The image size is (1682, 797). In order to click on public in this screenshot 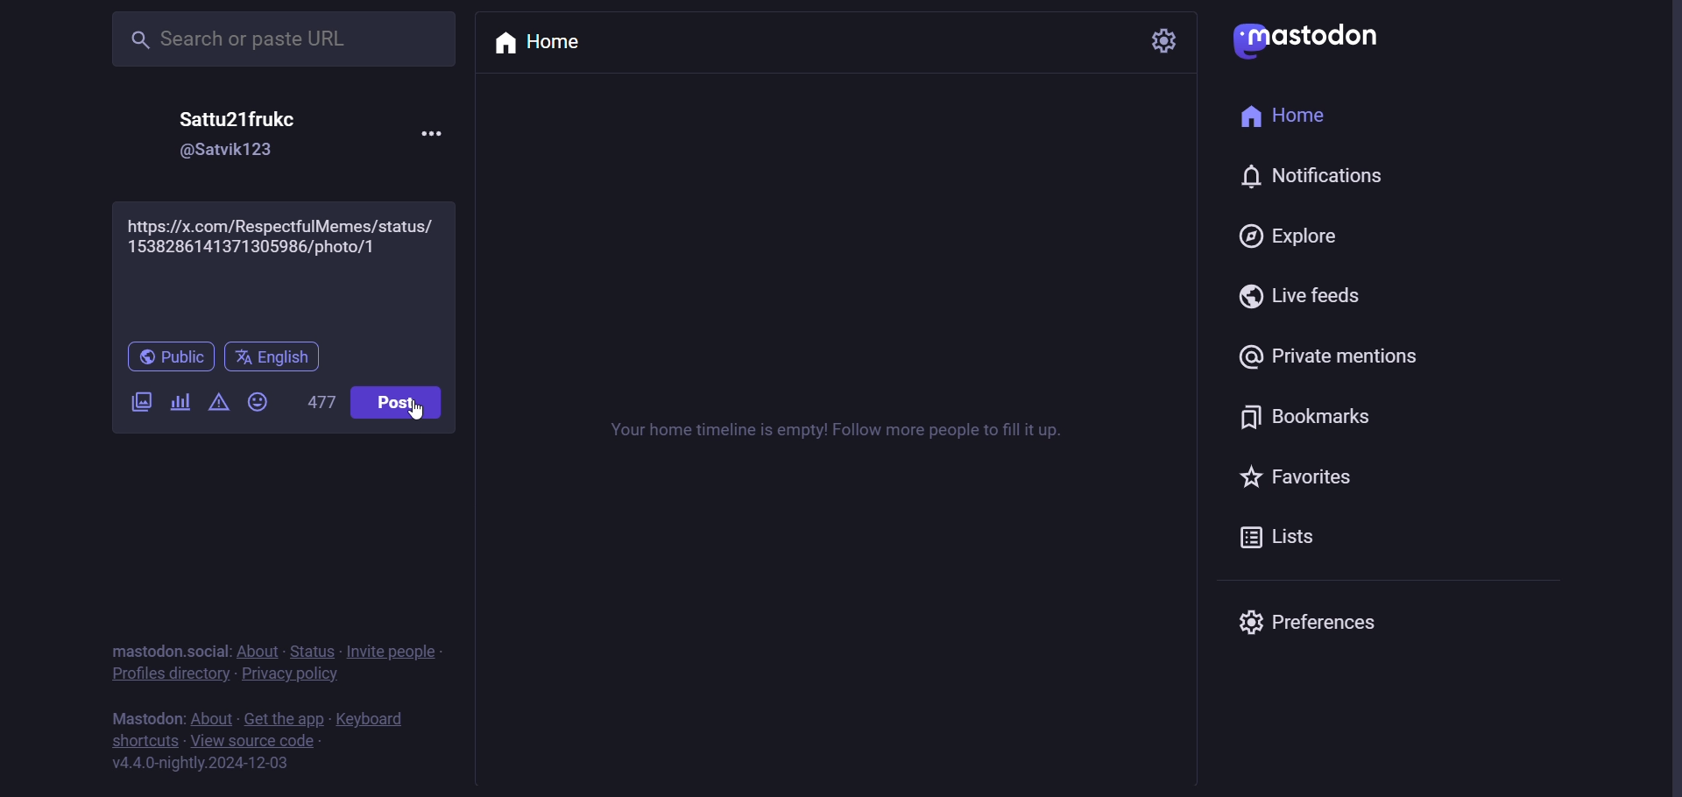, I will do `click(167, 356)`.